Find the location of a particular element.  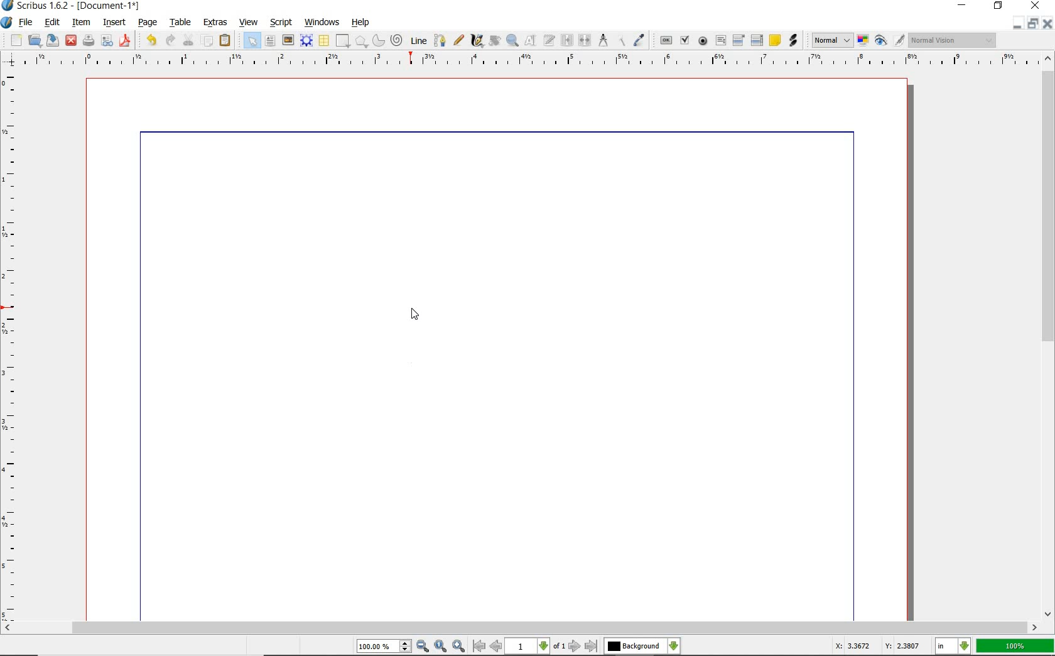

Normal Vision is located at coordinates (951, 40).